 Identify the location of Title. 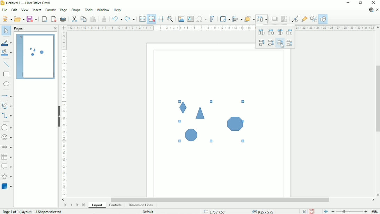
(27, 3).